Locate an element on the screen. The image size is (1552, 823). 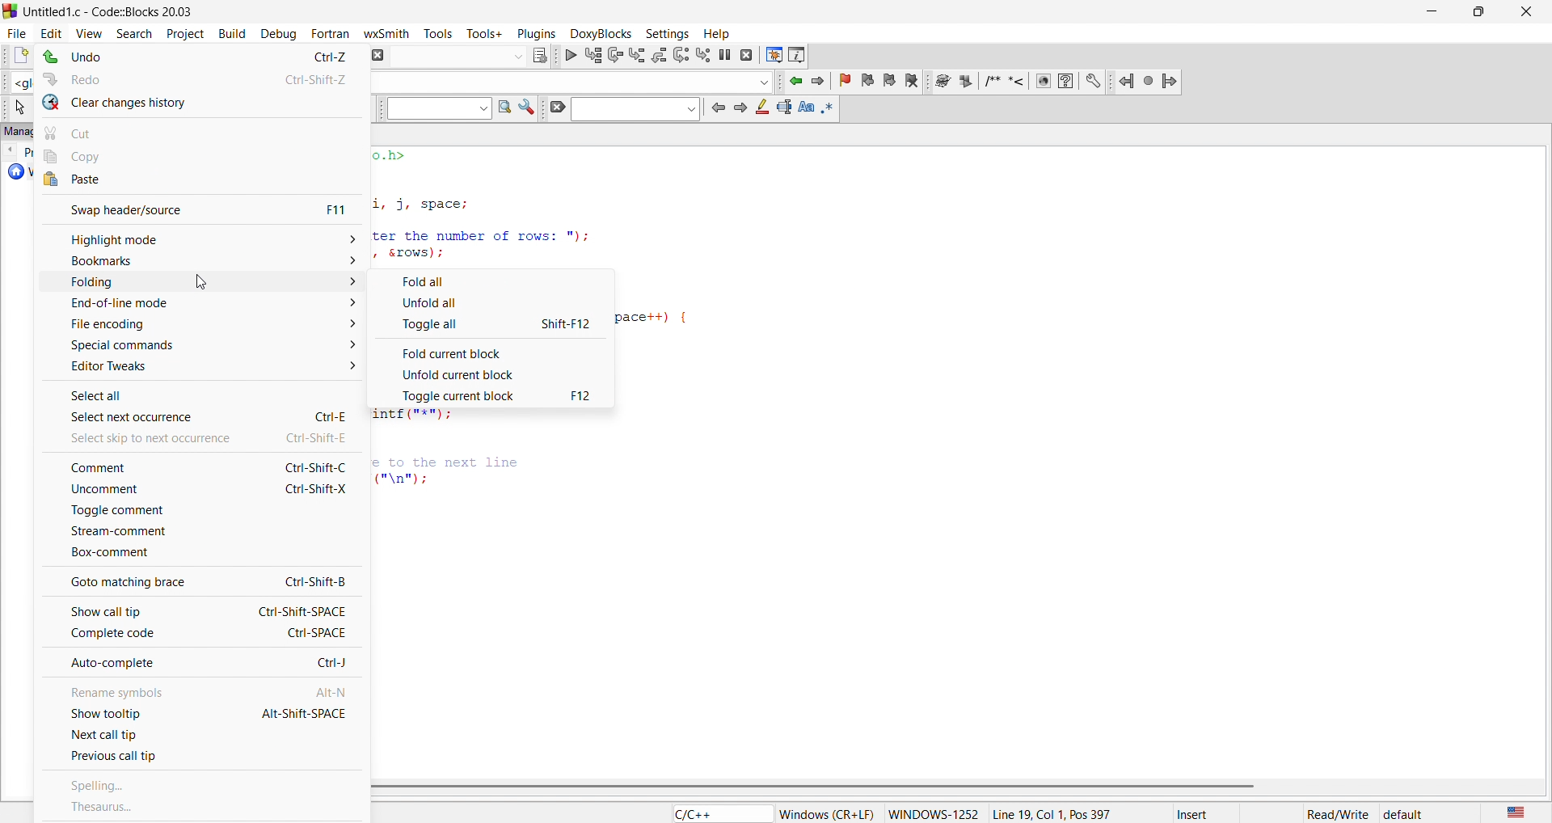
Insert is located at coordinates (1207, 813).